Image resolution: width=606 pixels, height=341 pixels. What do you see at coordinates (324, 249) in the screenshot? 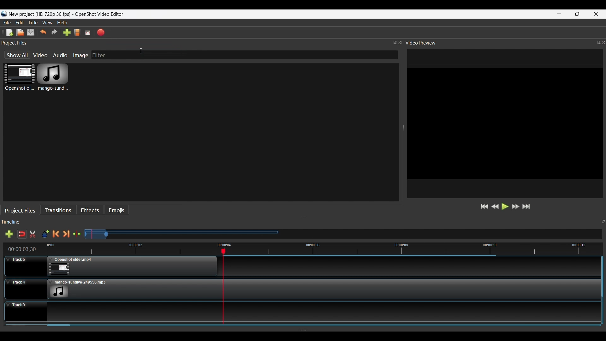
I see `Slider` at bounding box center [324, 249].